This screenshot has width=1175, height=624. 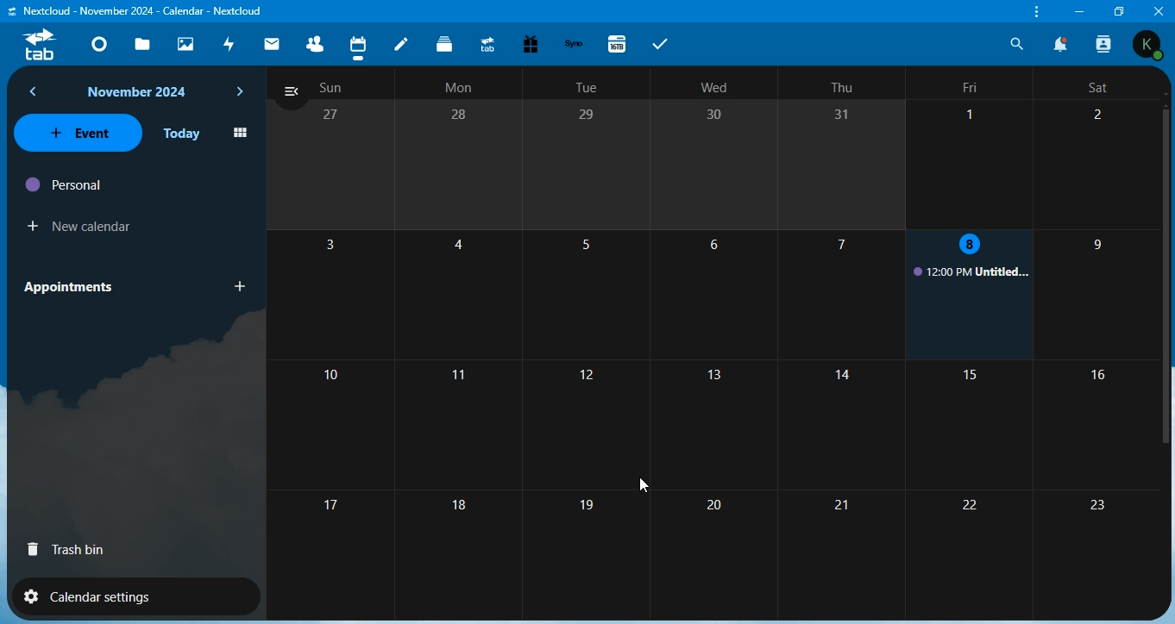 I want to click on free trial, so click(x=531, y=42).